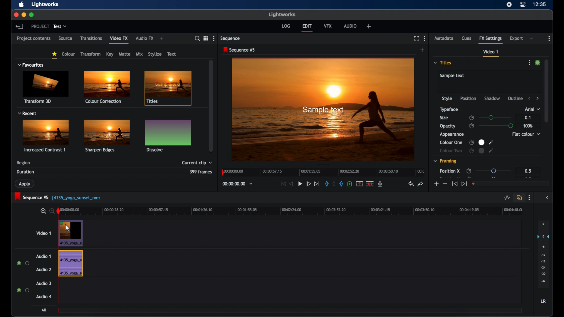 This screenshot has width=564, height=317. What do you see at coordinates (44, 233) in the screenshot?
I see `video 1` at bounding box center [44, 233].